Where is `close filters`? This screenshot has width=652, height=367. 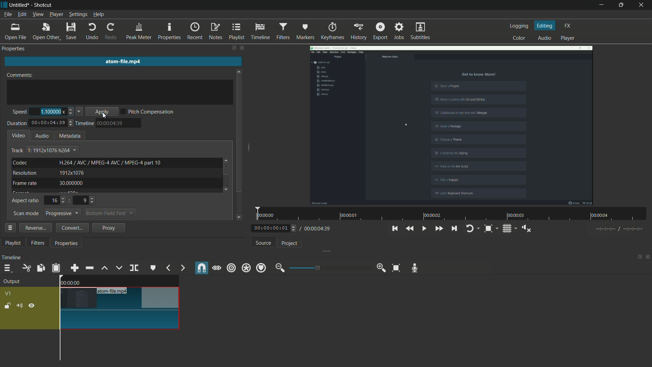 close filters is located at coordinates (243, 48).